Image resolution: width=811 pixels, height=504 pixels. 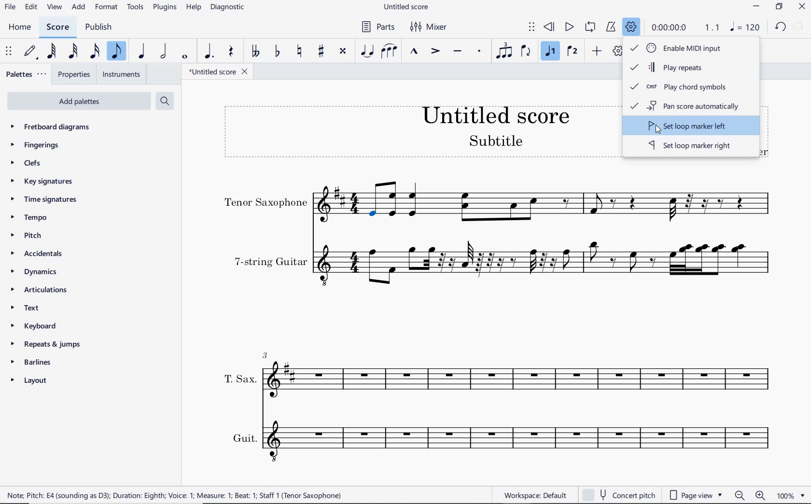 I want to click on HOME, so click(x=19, y=28).